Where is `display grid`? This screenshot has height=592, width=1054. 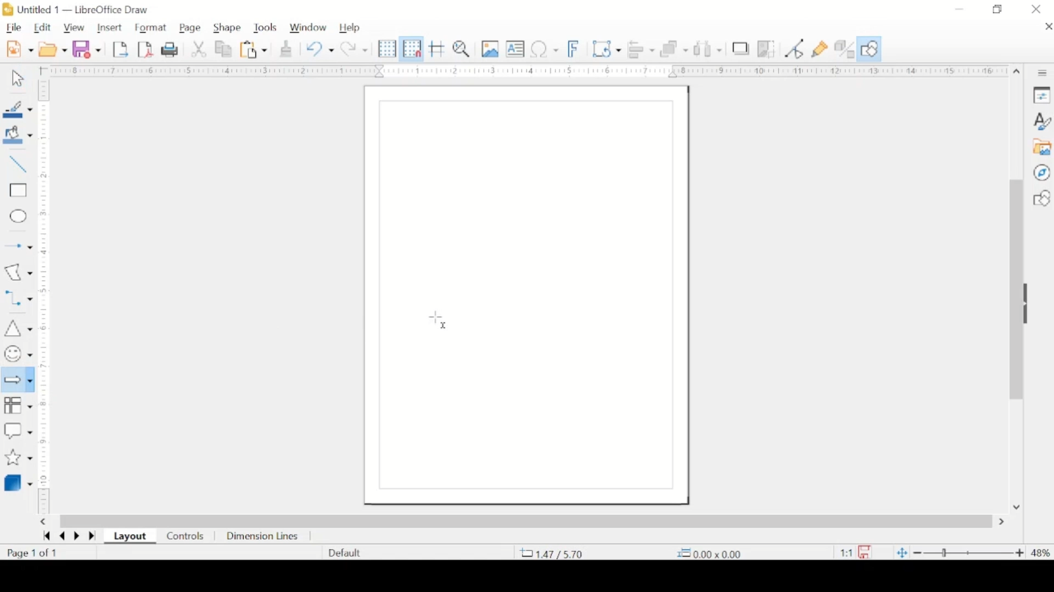
display grid is located at coordinates (386, 48).